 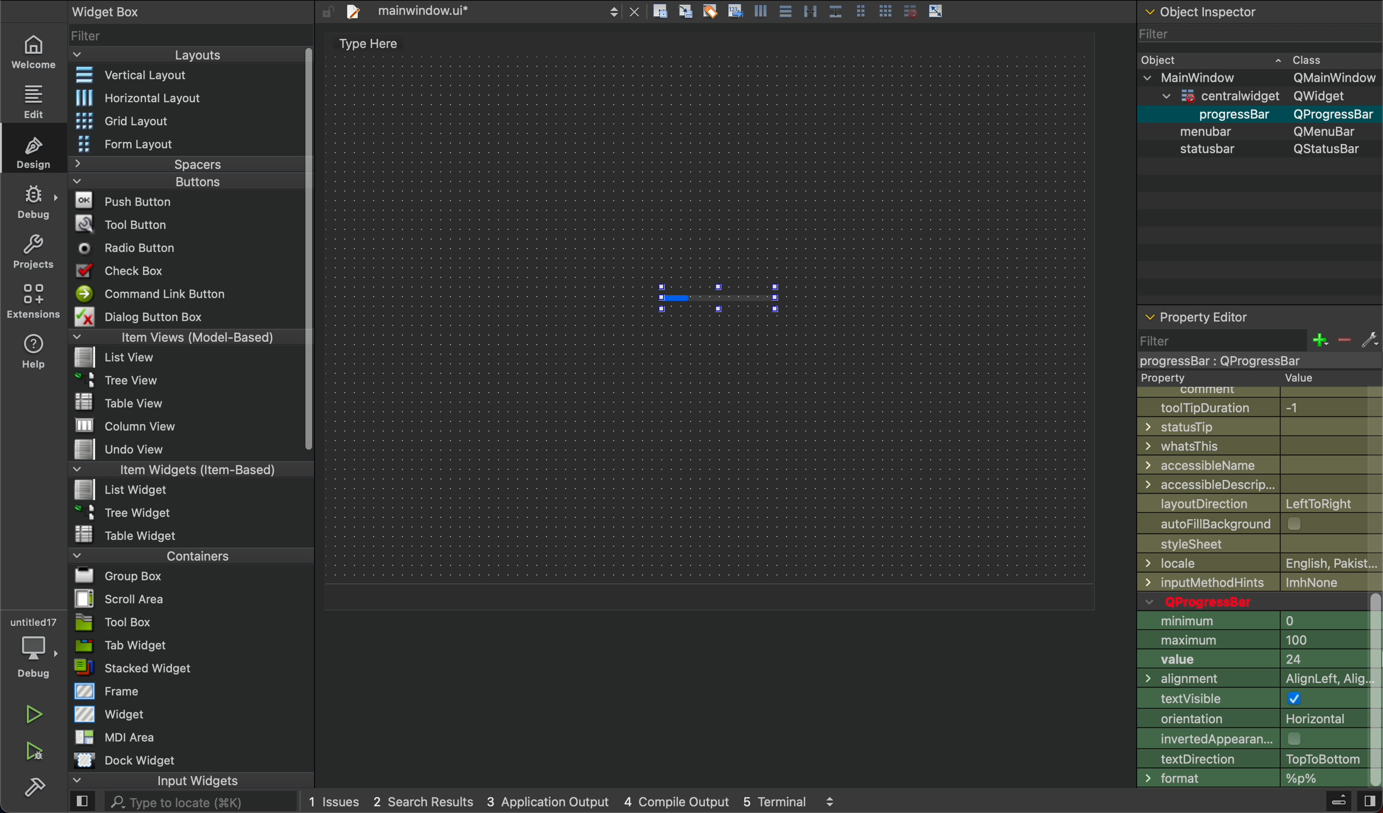 I want to click on Direction , so click(x=1250, y=759).